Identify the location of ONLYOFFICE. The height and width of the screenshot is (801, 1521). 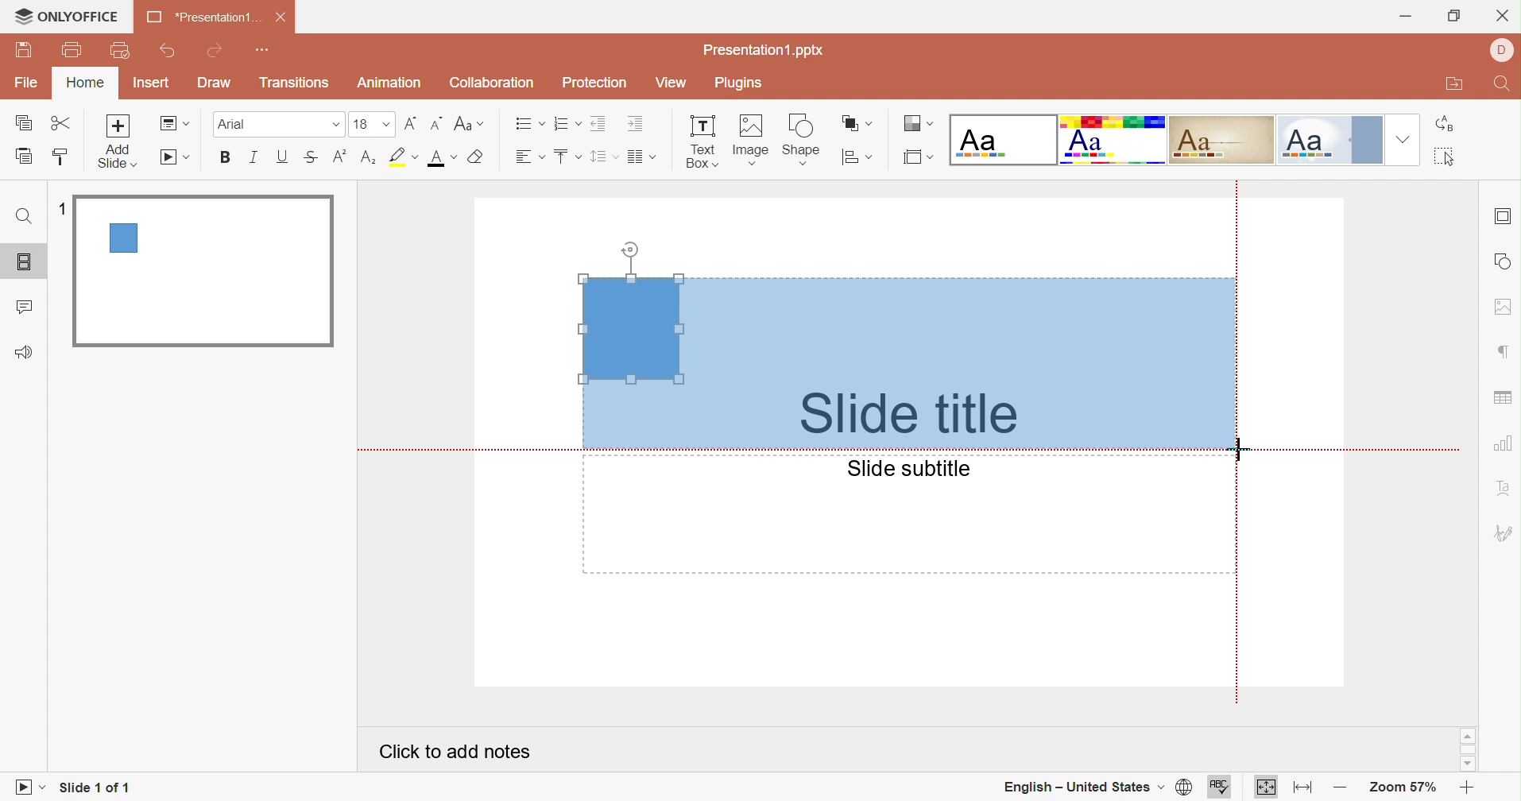
(67, 14).